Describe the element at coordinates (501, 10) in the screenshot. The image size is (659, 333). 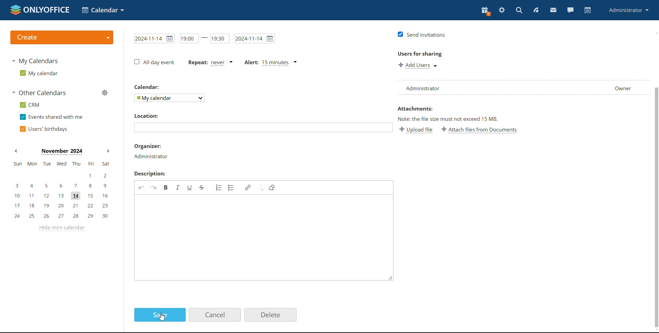
I see `settings` at that location.